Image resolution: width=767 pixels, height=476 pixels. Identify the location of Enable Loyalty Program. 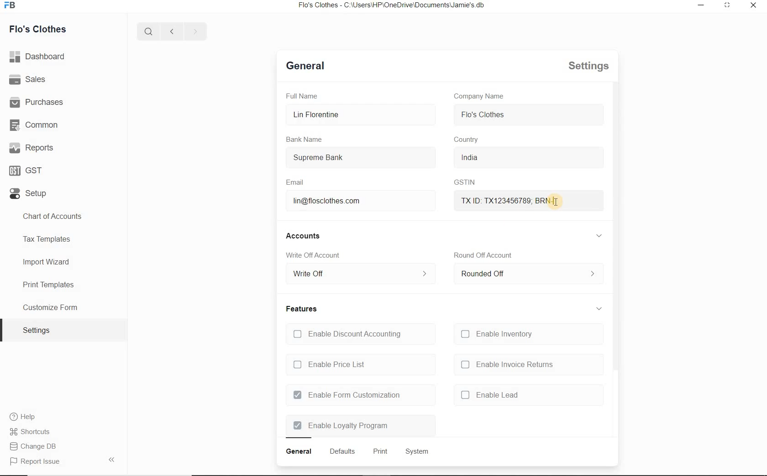
(341, 426).